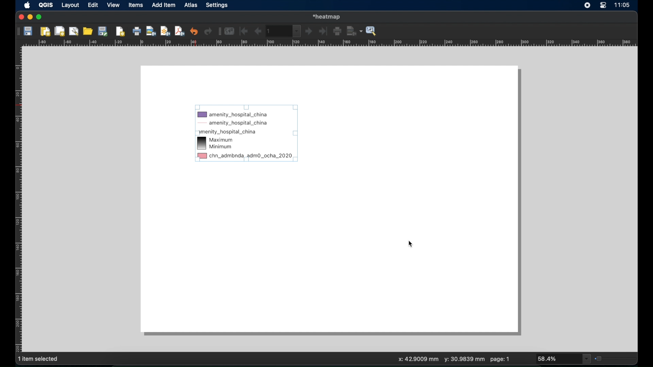 The height and width of the screenshot is (367, 653). What do you see at coordinates (411, 244) in the screenshot?
I see `cursor` at bounding box center [411, 244].